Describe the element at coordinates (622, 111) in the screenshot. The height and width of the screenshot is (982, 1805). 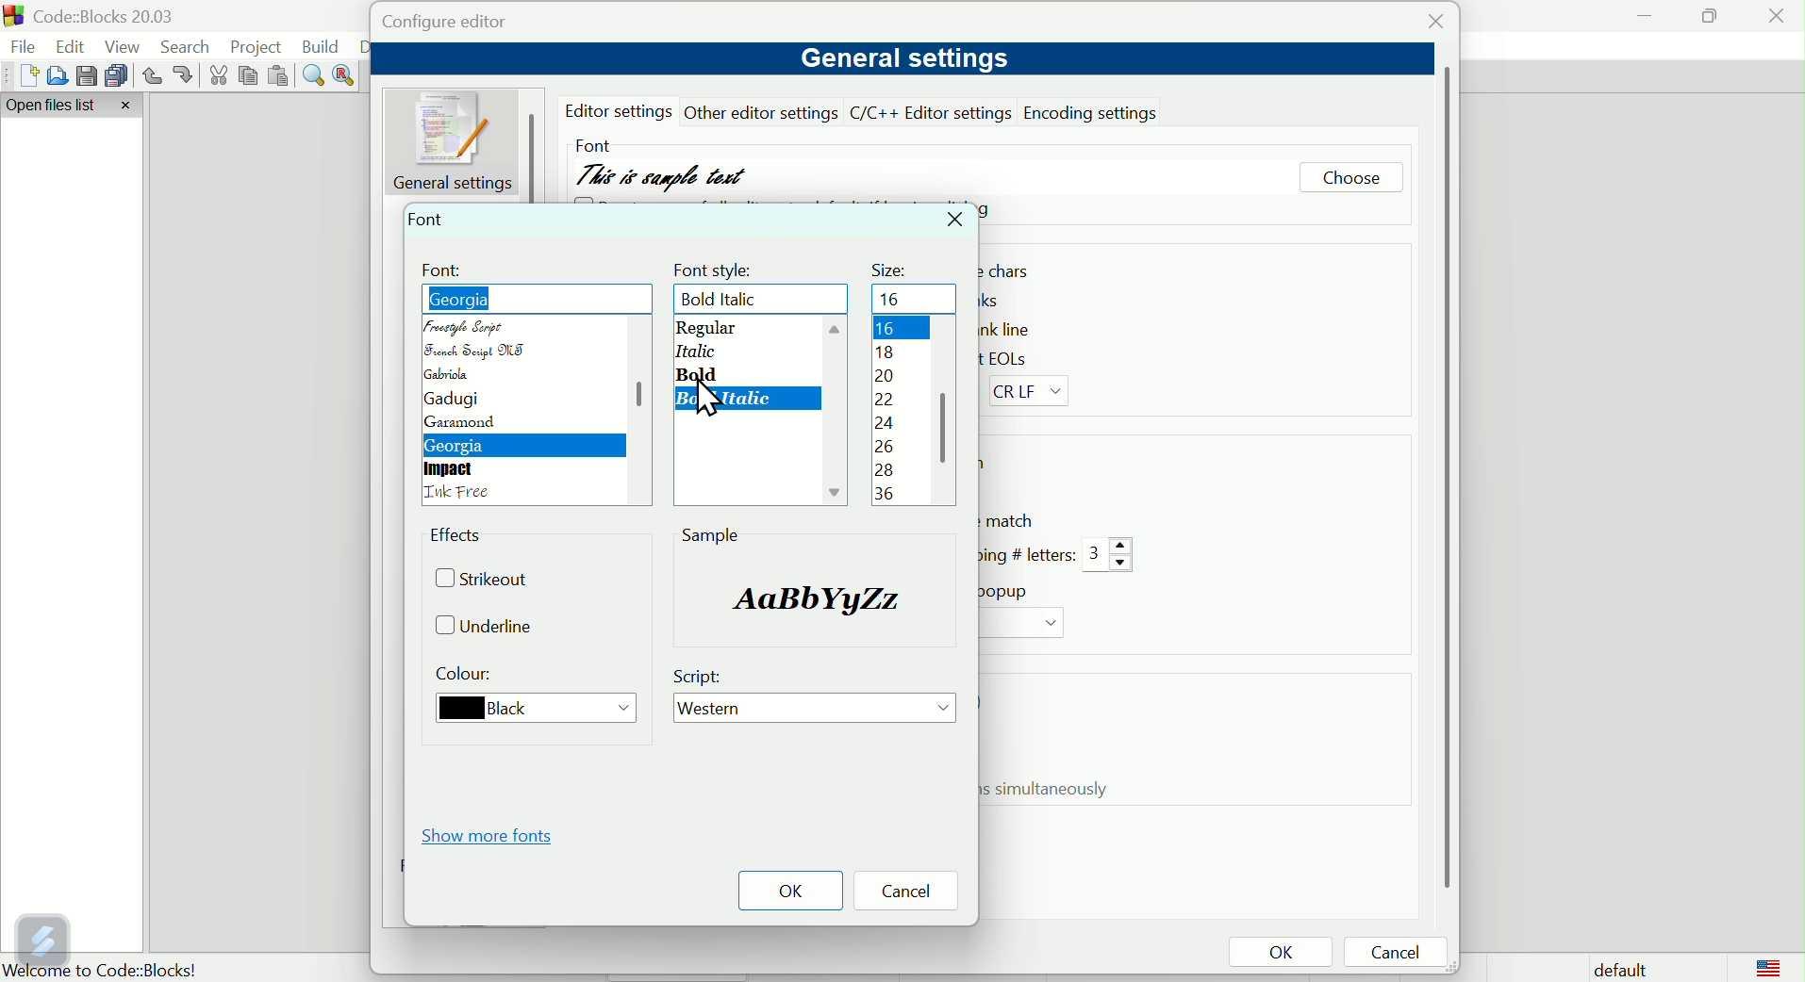
I see `editor settings` at that location.